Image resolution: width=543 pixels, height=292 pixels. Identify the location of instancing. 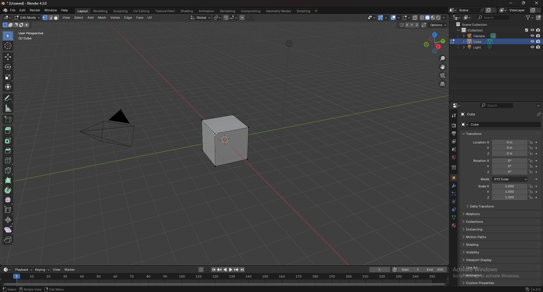
(485, 229).